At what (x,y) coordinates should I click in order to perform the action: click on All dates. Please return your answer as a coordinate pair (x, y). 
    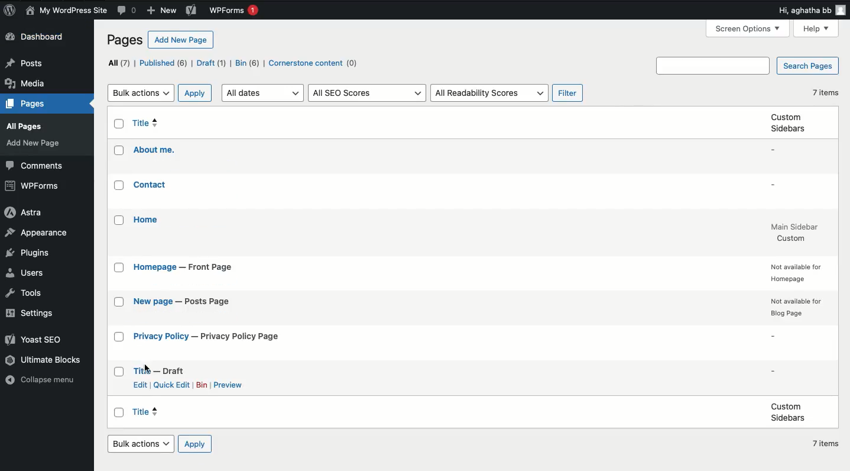
    Looking at the image, I should click on (264, 93).